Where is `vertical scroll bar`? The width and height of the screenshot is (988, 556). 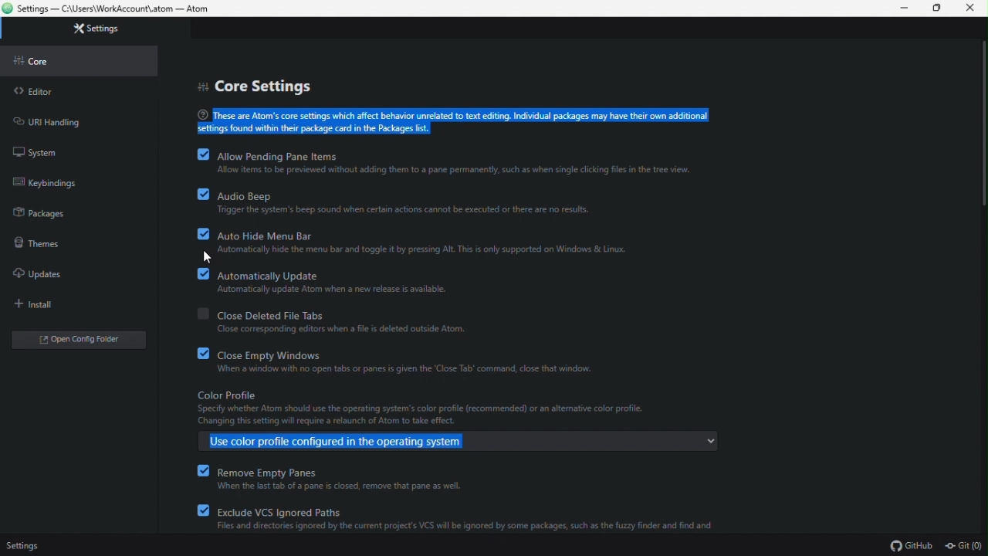 vertical scroll bar is located at coordinates (978, 122).